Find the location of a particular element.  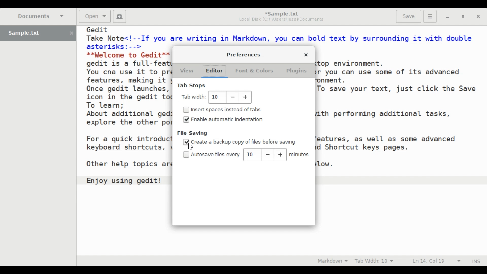

View  is located at coordinates (186, 71).